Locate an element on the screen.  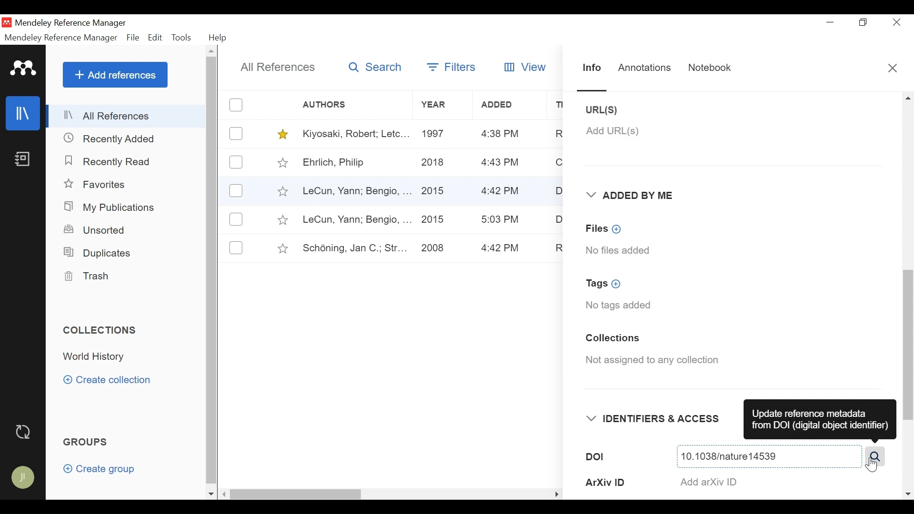
Notebook is located at coordinates (706, 69).